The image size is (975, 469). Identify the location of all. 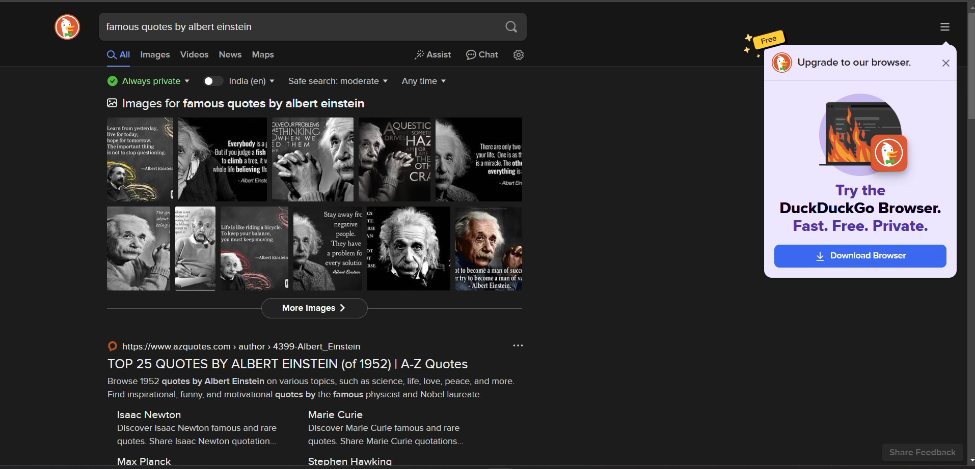
(115, 56).